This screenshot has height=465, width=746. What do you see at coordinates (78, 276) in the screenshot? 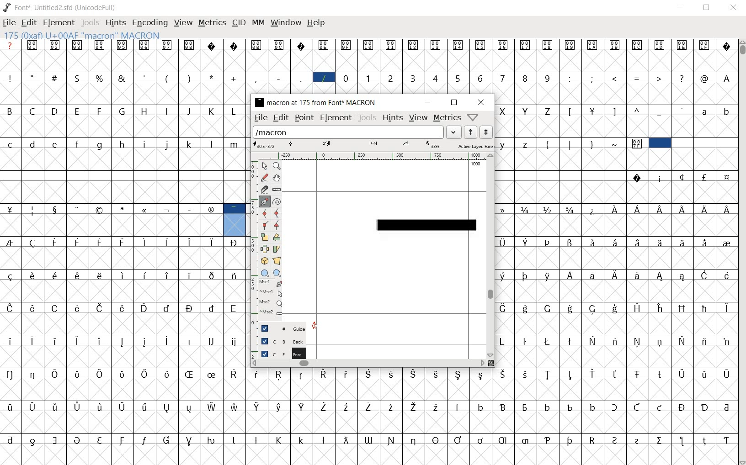
I see `Symbol` at bounding box center [78, 276].